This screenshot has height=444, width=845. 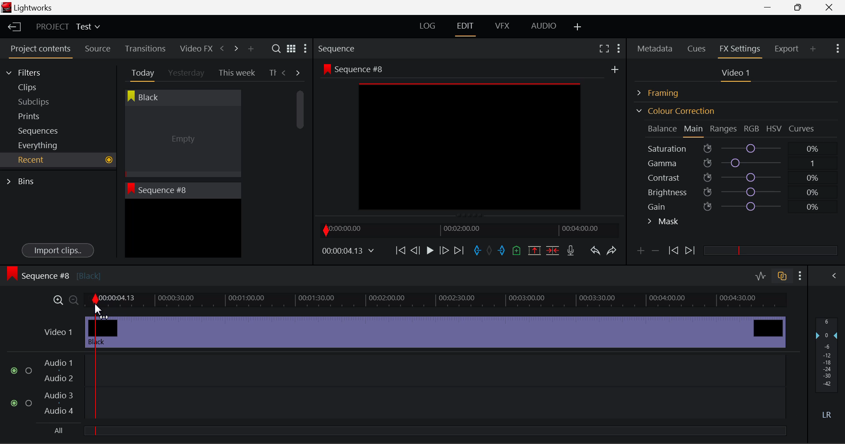 I want to click on Curves, so click(x=803, y=128).